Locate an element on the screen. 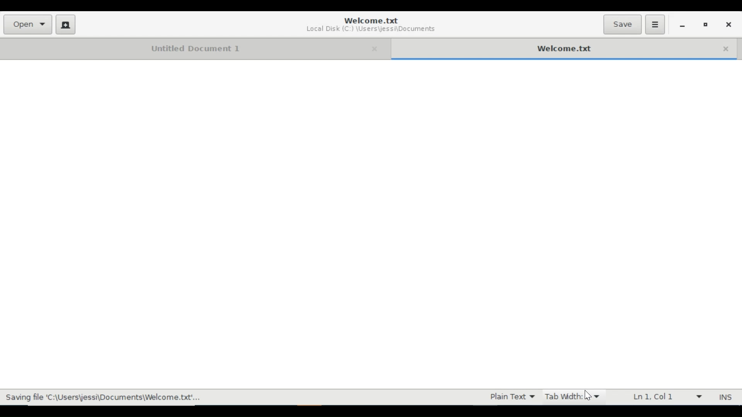 The image size is (742, 417). INS is located at coordinates (725, 397).